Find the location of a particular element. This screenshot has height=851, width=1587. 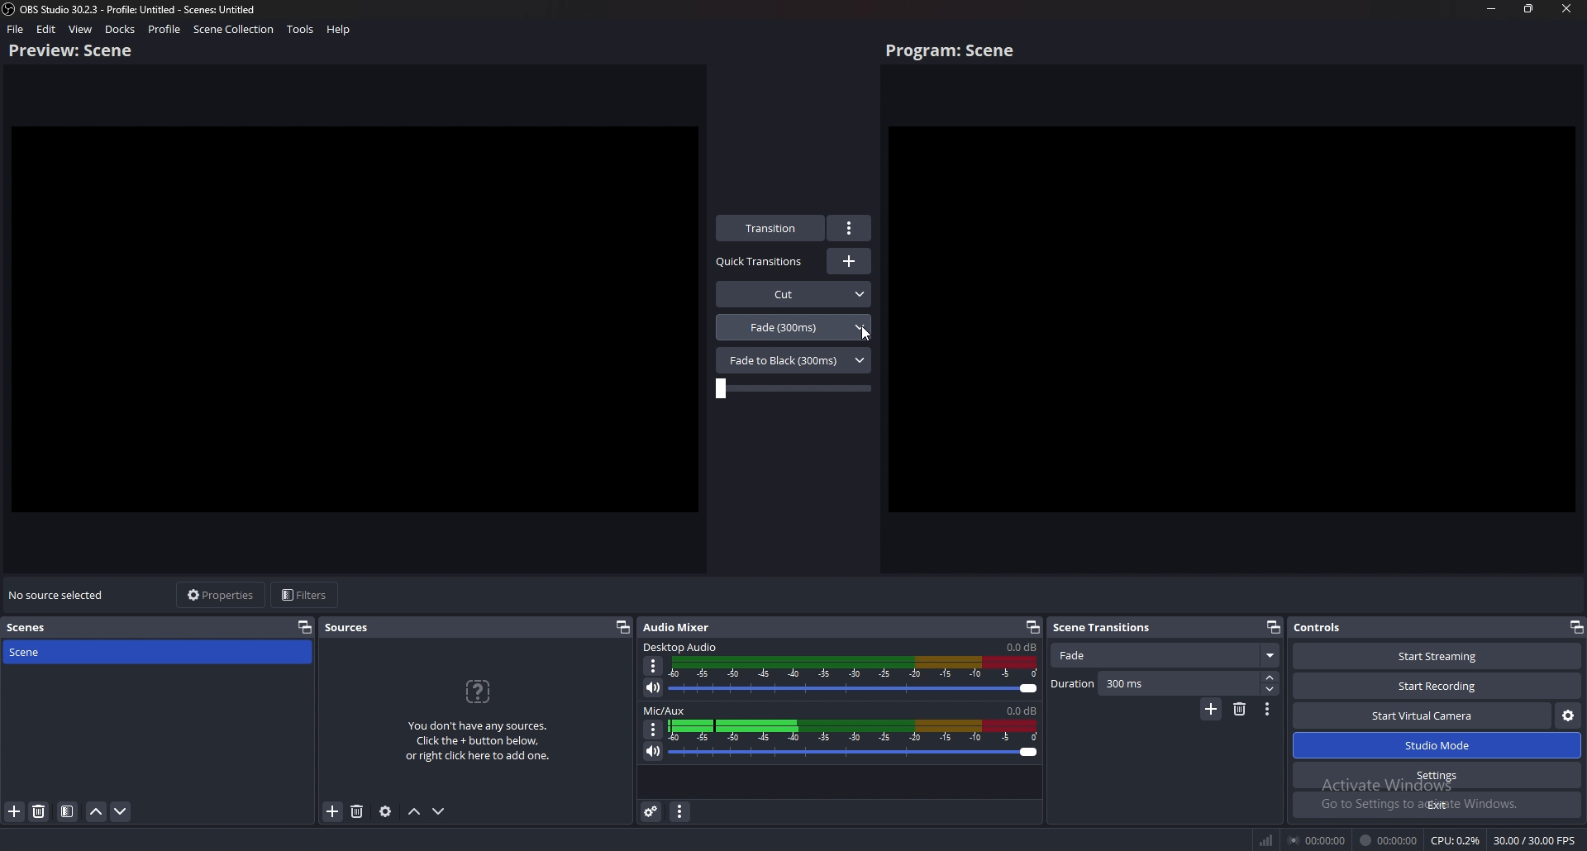

Quick transitions is located at coordinates (761, 262).